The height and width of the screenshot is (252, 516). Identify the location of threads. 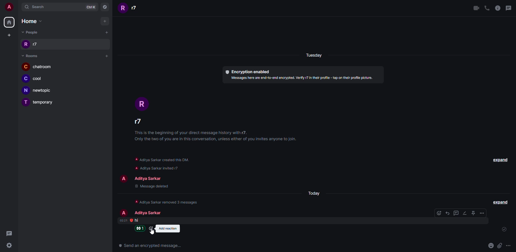
(510, 8).